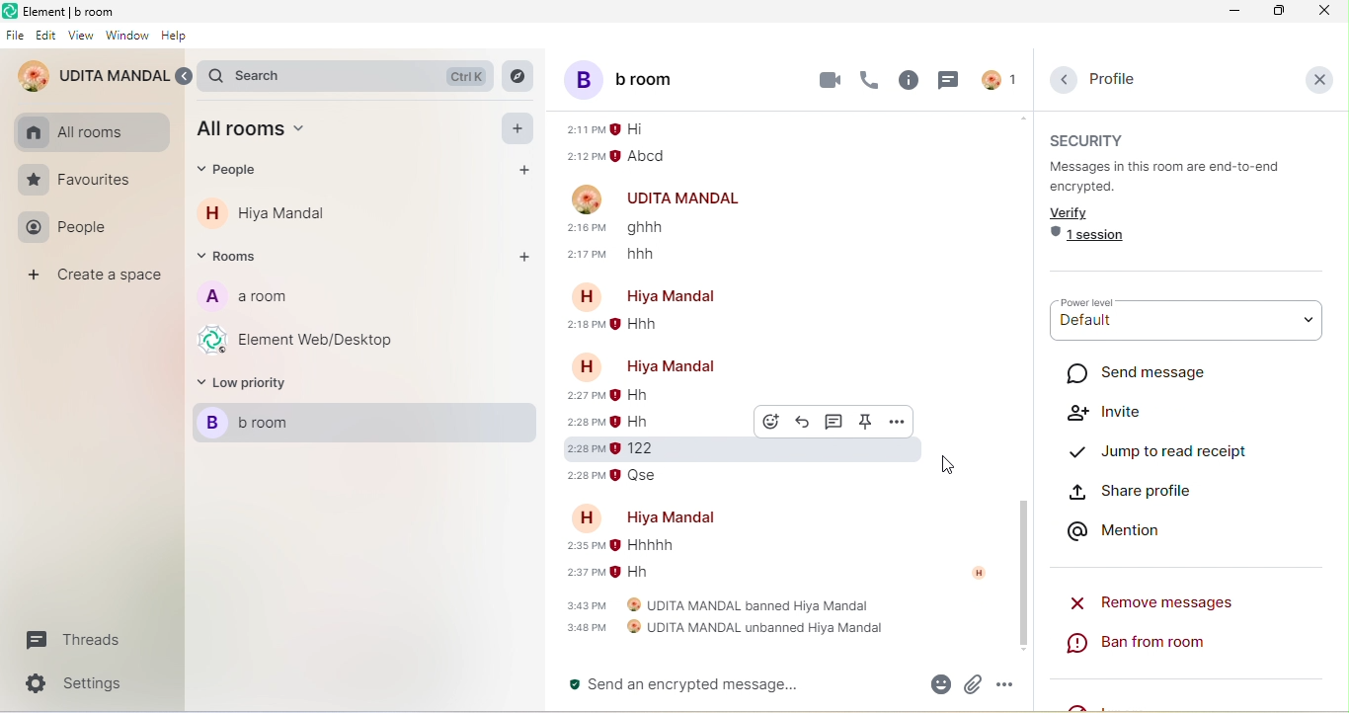 The image size is (1349, 713). Describe the element at coordinates (830, 79) in the screenshot. I see `video call` at that location.